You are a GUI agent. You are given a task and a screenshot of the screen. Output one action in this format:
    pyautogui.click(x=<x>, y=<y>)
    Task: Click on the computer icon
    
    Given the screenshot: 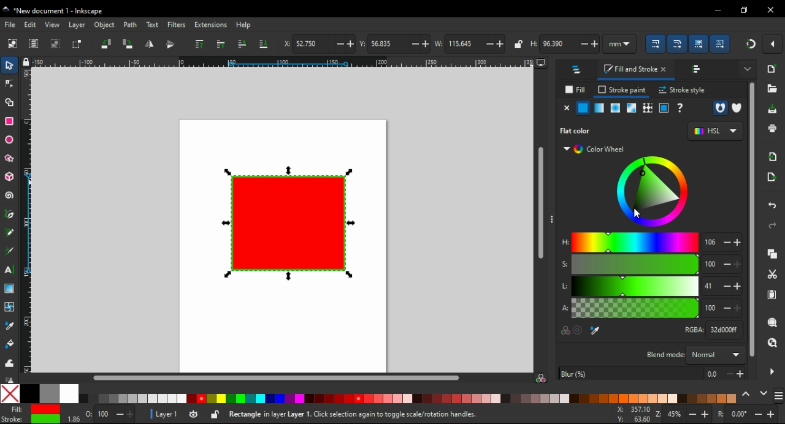 What is the action you would take?
    pyautogui.click(x=541, y=63)
    